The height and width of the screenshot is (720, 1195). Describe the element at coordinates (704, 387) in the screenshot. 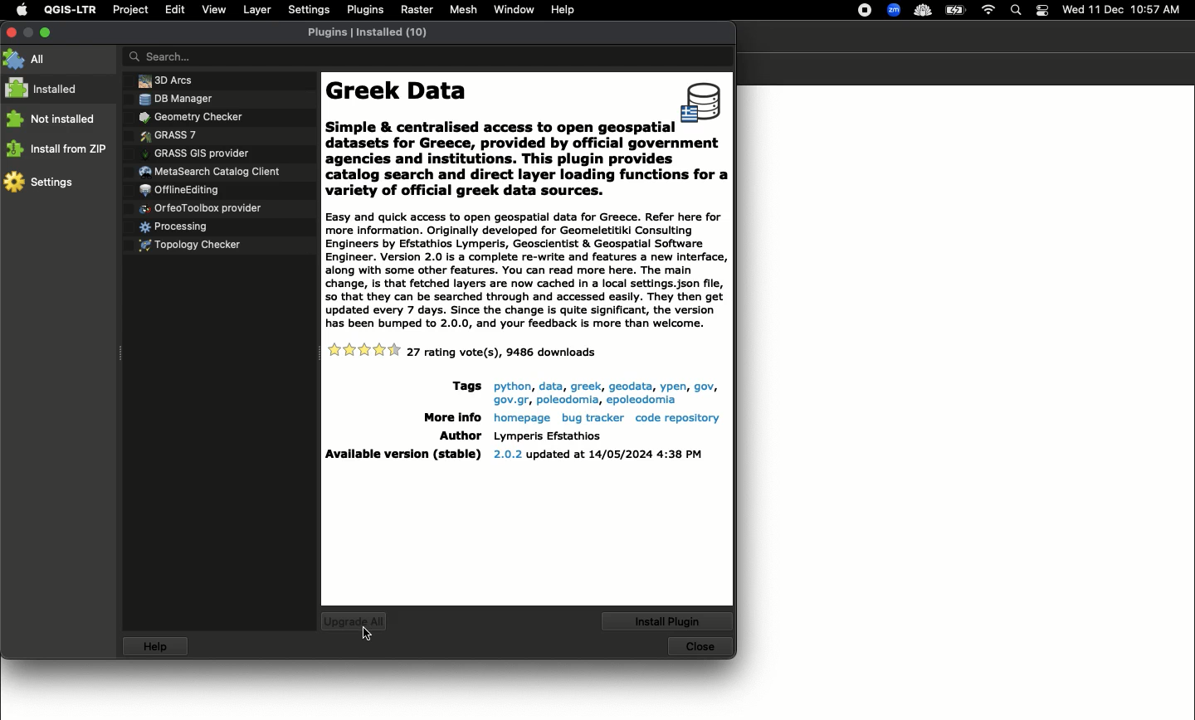

I see `gov` at that location.